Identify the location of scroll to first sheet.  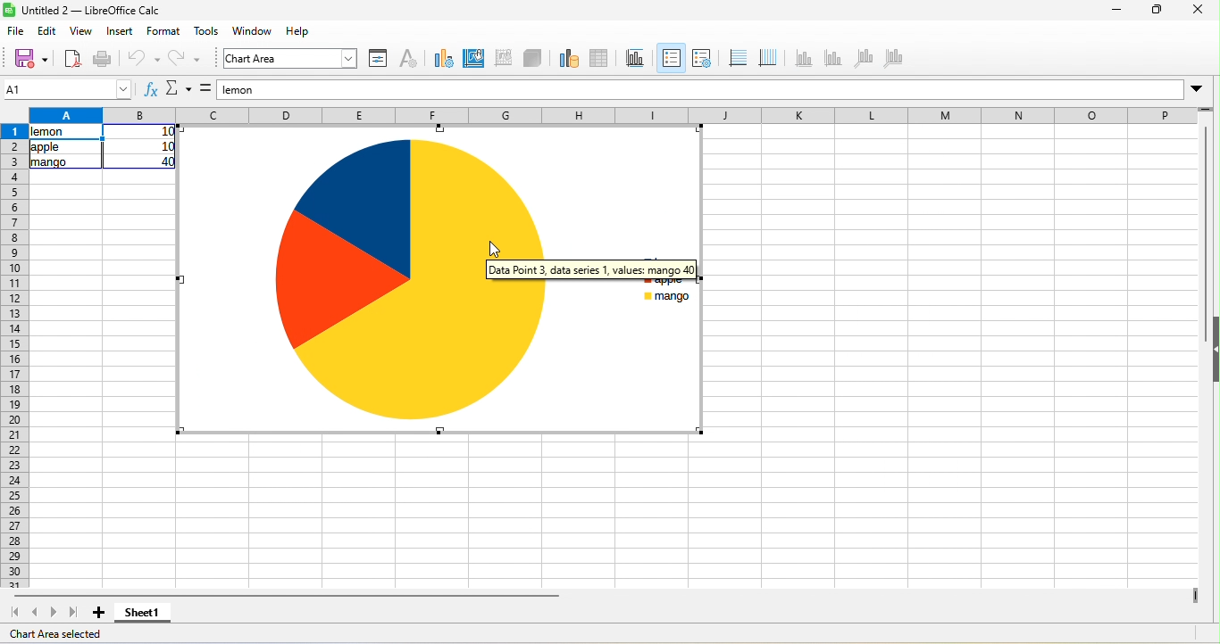
(16, 613).